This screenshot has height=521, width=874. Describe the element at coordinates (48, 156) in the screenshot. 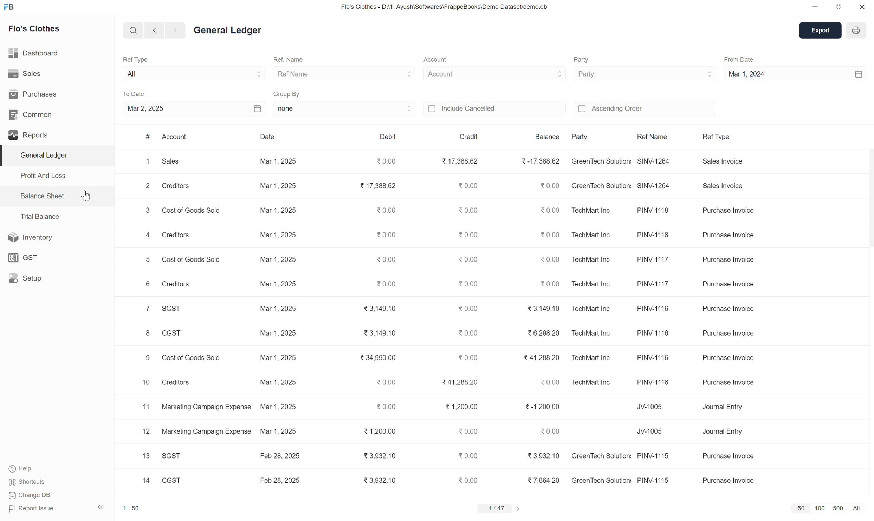

I see `General Ledger` at that location.